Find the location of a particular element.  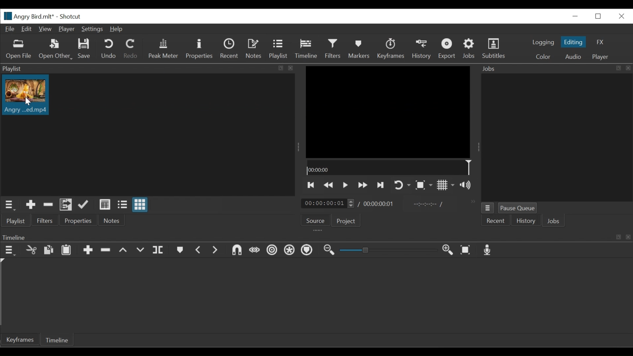

Current duration is located at coordinates (328, 204).